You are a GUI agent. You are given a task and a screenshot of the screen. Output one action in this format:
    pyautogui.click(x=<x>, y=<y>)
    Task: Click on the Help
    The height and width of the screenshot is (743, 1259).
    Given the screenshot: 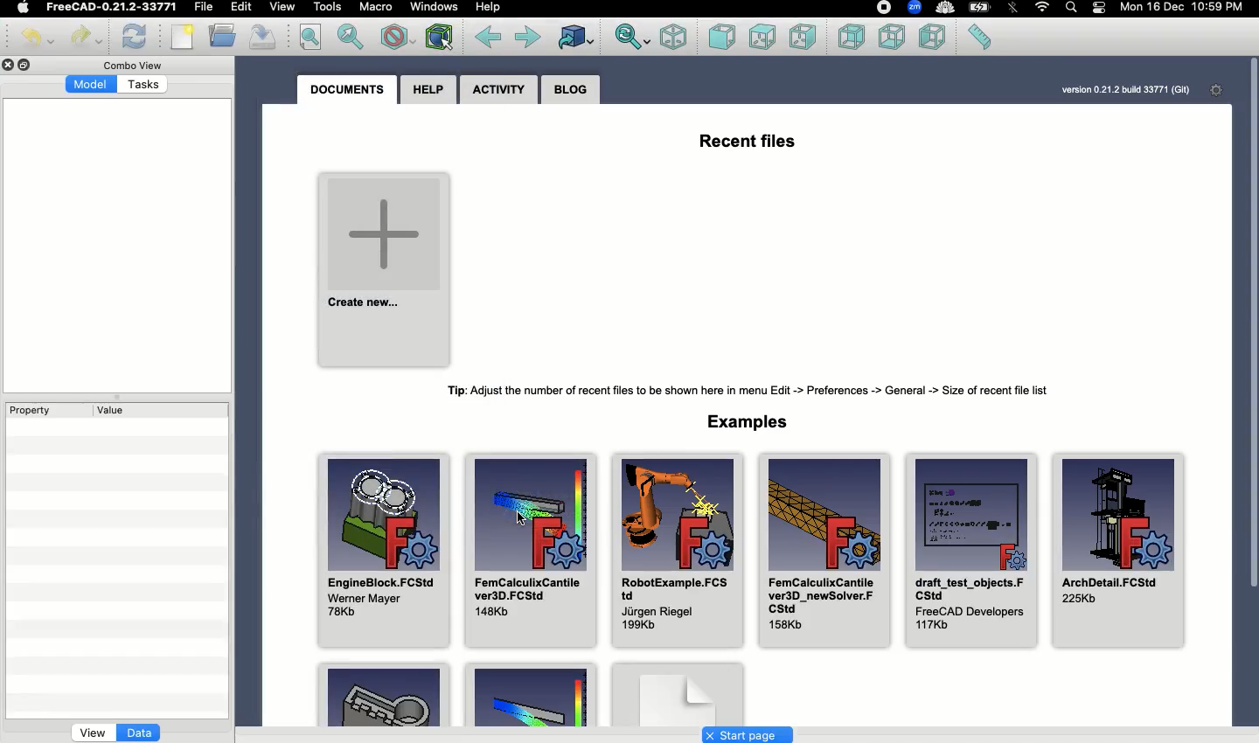 What is the action you would take?
    pyautogui.click(x=426, y=90)
    